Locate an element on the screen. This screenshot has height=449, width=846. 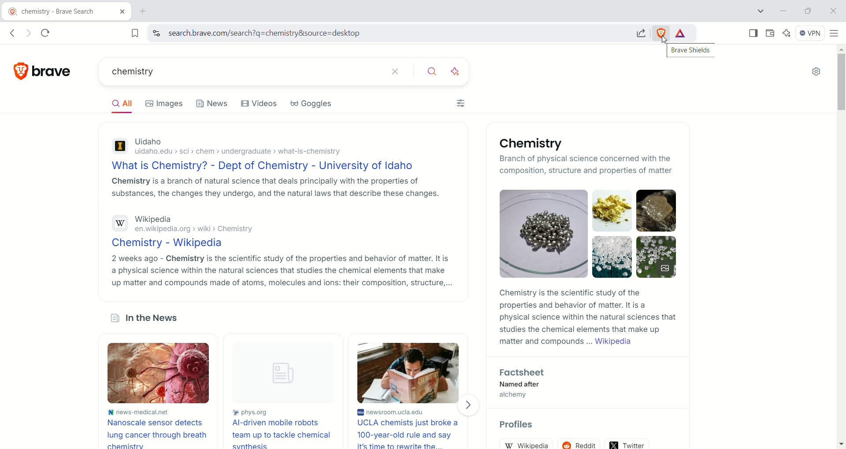
Named after is located at coordinates (520, 385).